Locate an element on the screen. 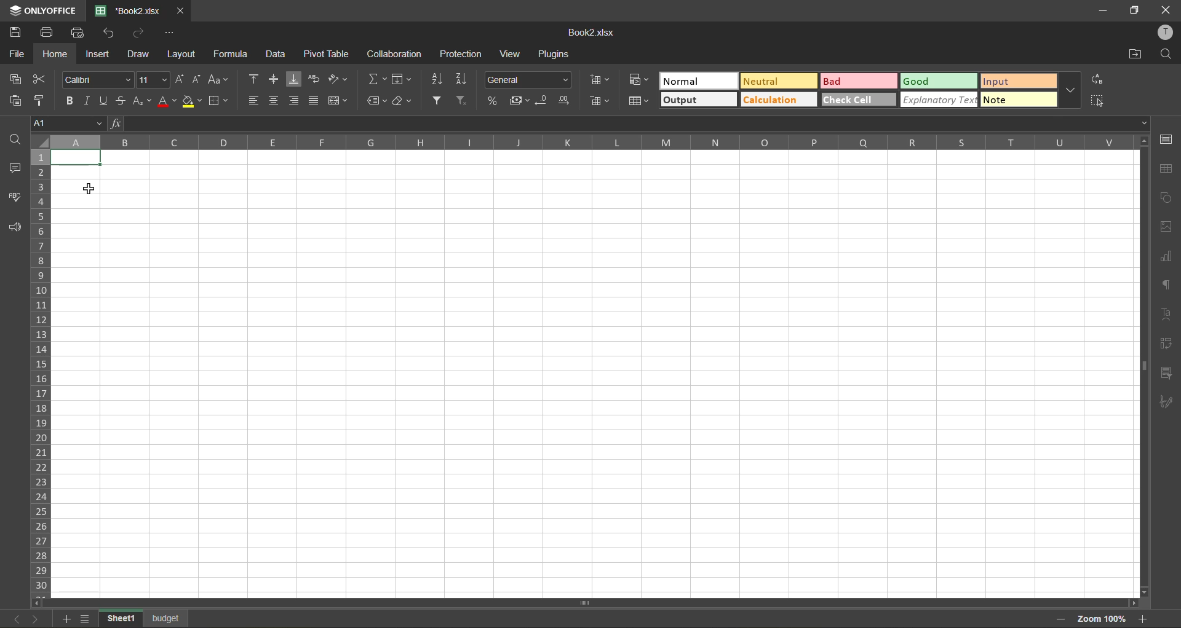 The image size is (1181, 628). sub/superscript is located at coordinates (143, 101).